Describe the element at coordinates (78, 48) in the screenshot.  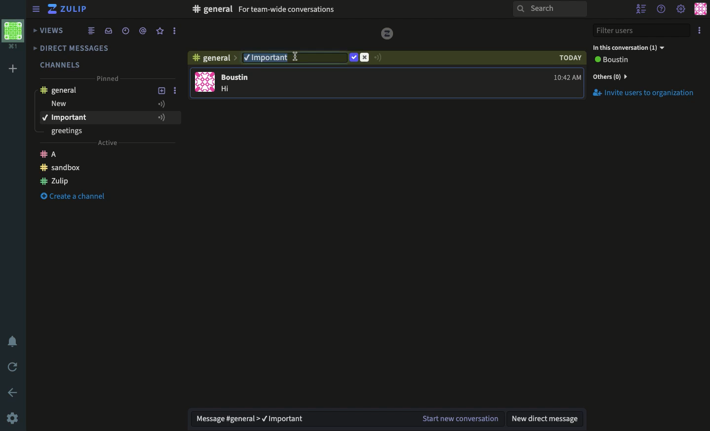
I see `DMs` at that location.